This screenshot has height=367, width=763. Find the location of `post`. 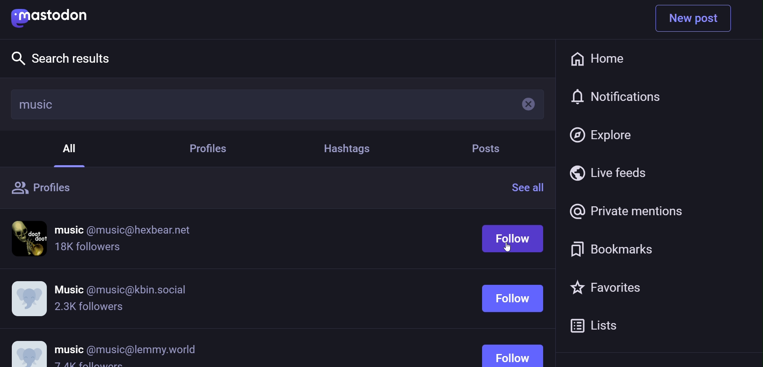

post is located at coordinates (485, 149).